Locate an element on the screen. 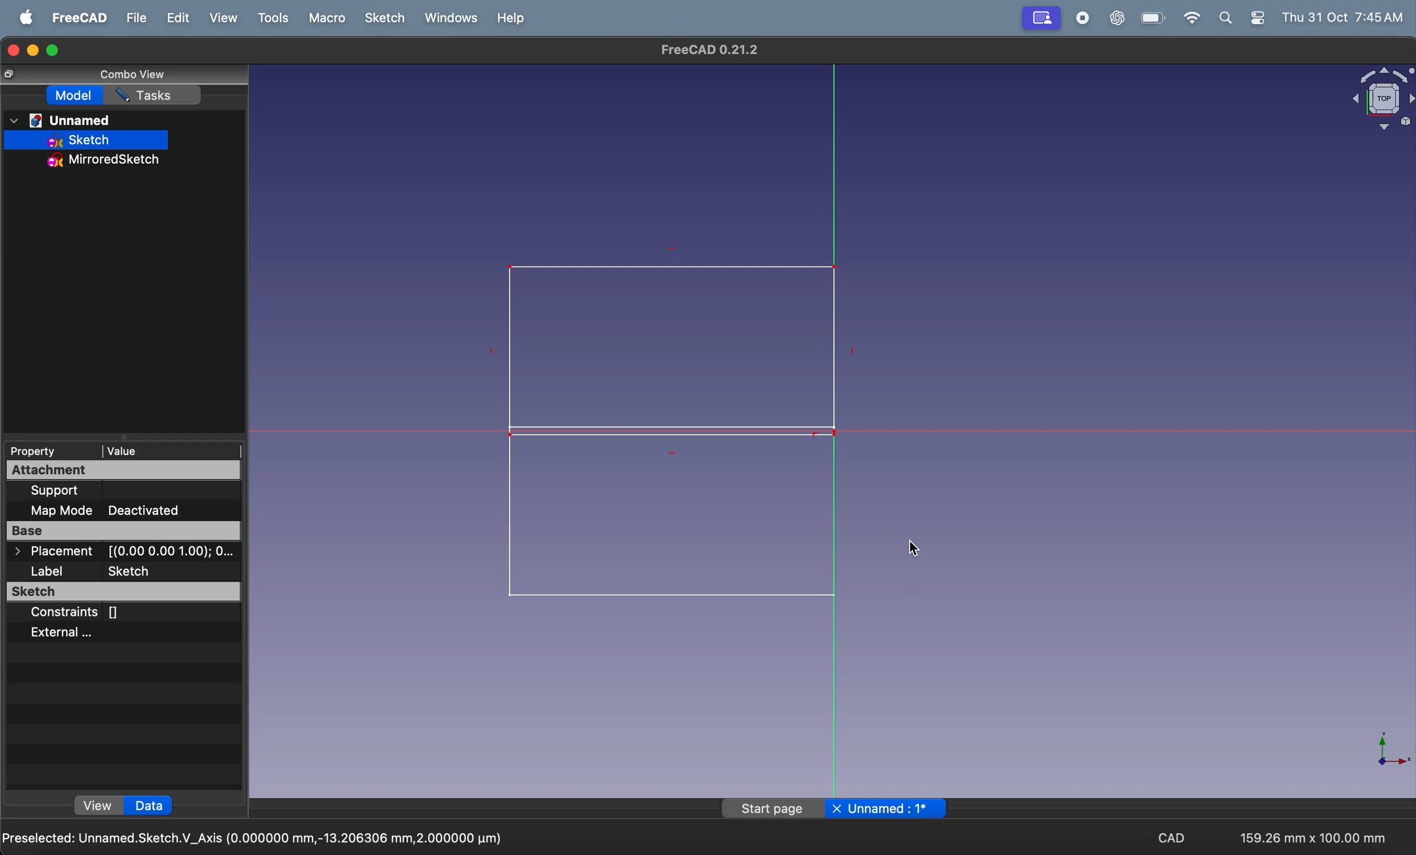 The width and height of the screenshot is (1416, 855). external is located at coordinates (112, 633).